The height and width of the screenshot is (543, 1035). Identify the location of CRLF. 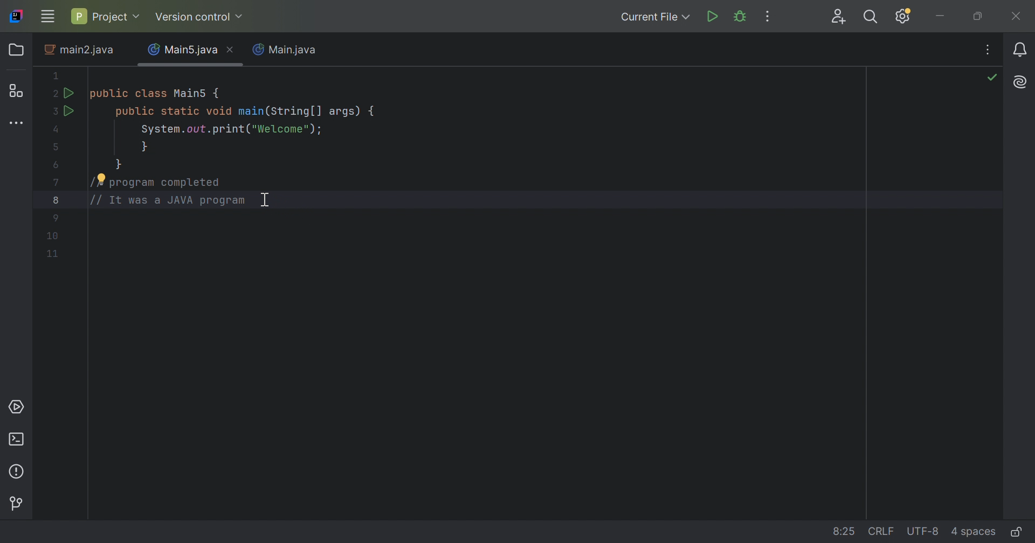
(879, 532).